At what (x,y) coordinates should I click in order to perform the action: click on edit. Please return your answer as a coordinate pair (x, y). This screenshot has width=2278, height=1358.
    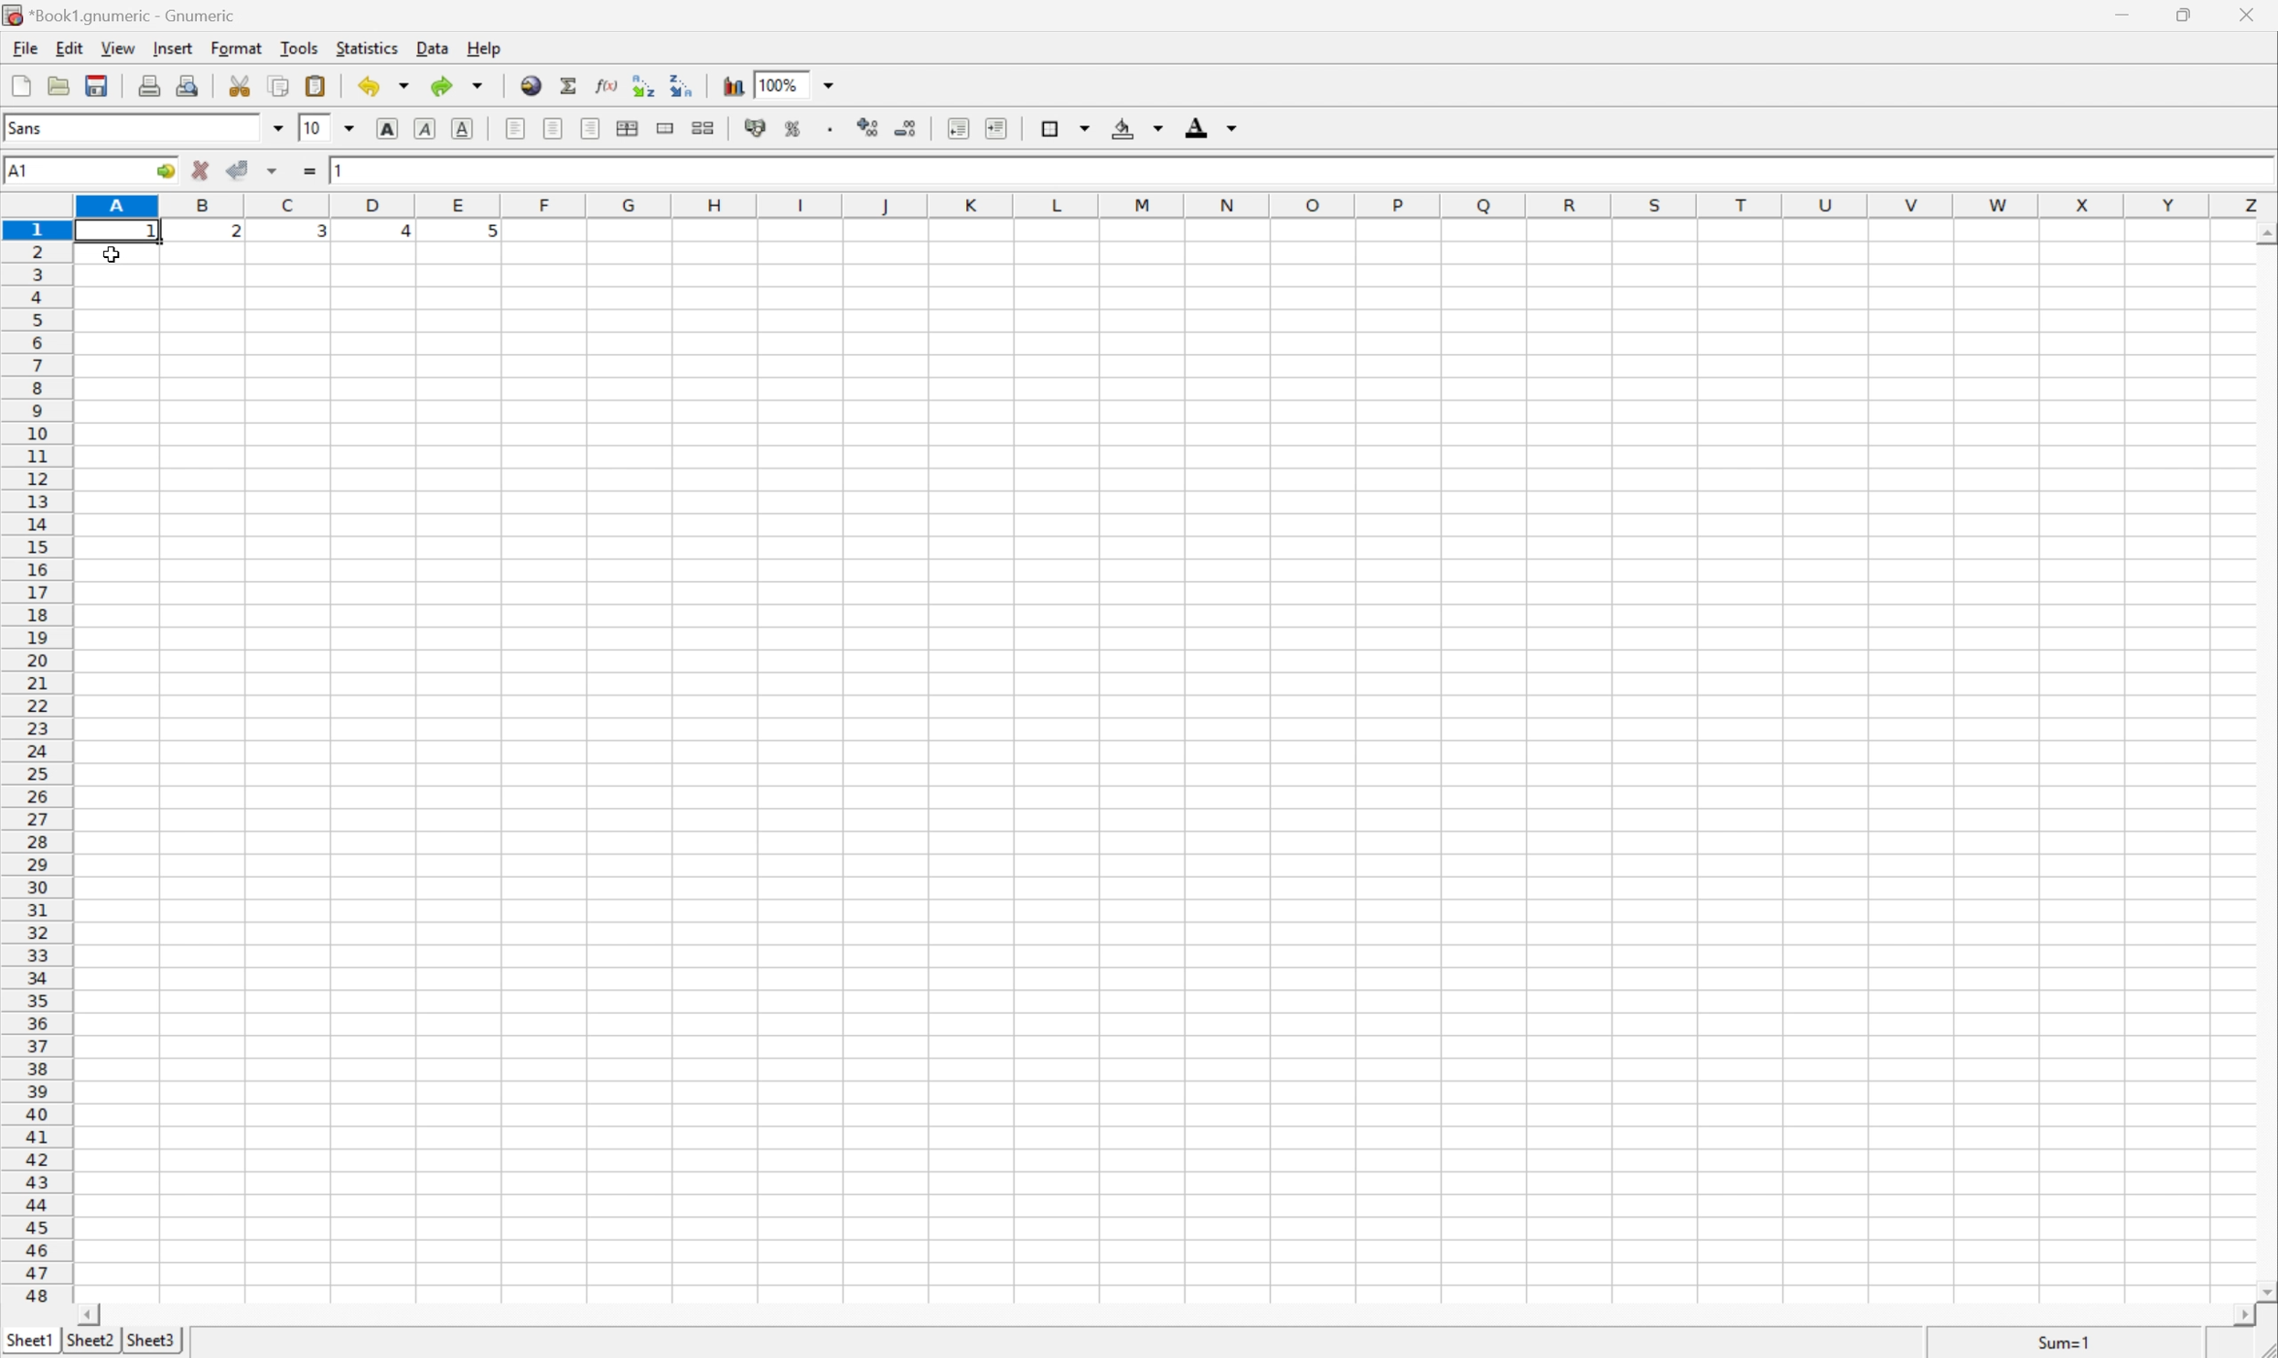
    Looking at the image, I should click on (66, 47).